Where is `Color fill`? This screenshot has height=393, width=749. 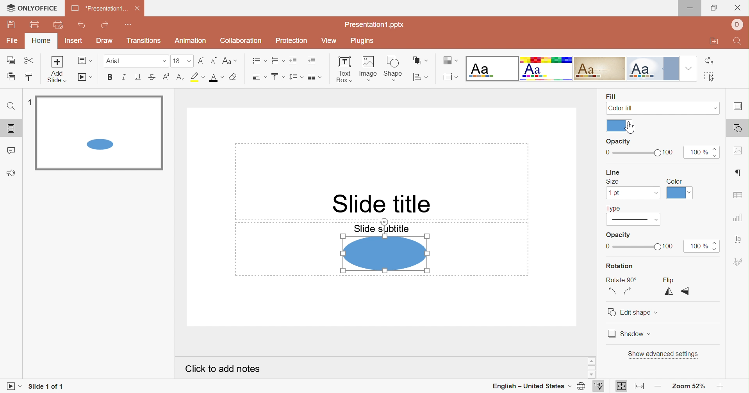 Color fill is located at coordinates (662, 108).